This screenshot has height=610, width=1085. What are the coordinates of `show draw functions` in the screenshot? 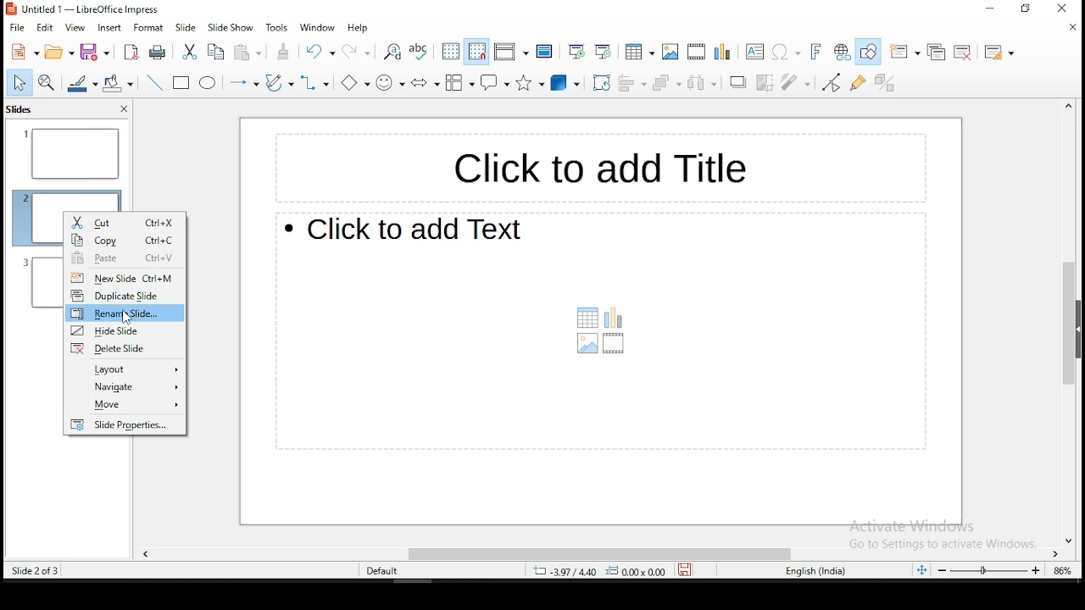 It's located at (868, 51).